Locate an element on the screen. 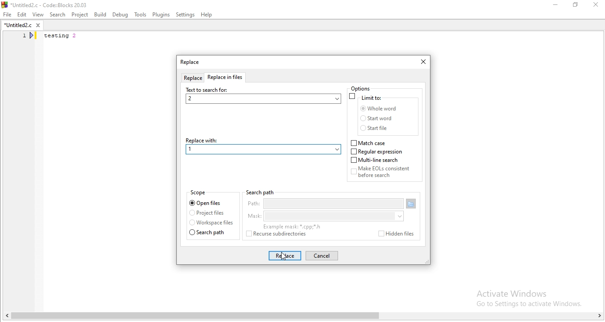 The width and height of the screenshot is (605, 322). limit to is located at coordinates (367, 97).